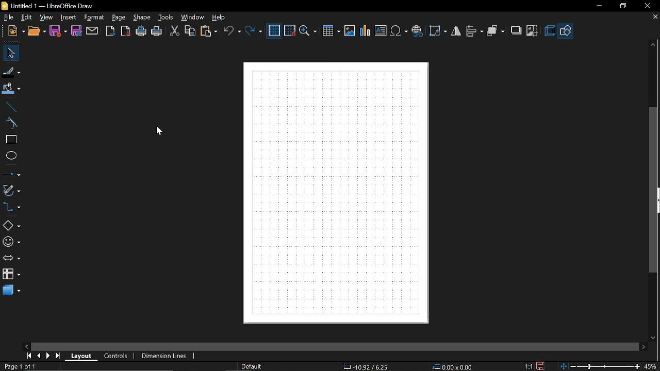 The image size is (660, 371). What do you see at coordinates (654, 18) in the screenshot?
I see `close tab` at bounding box center [654, 18].